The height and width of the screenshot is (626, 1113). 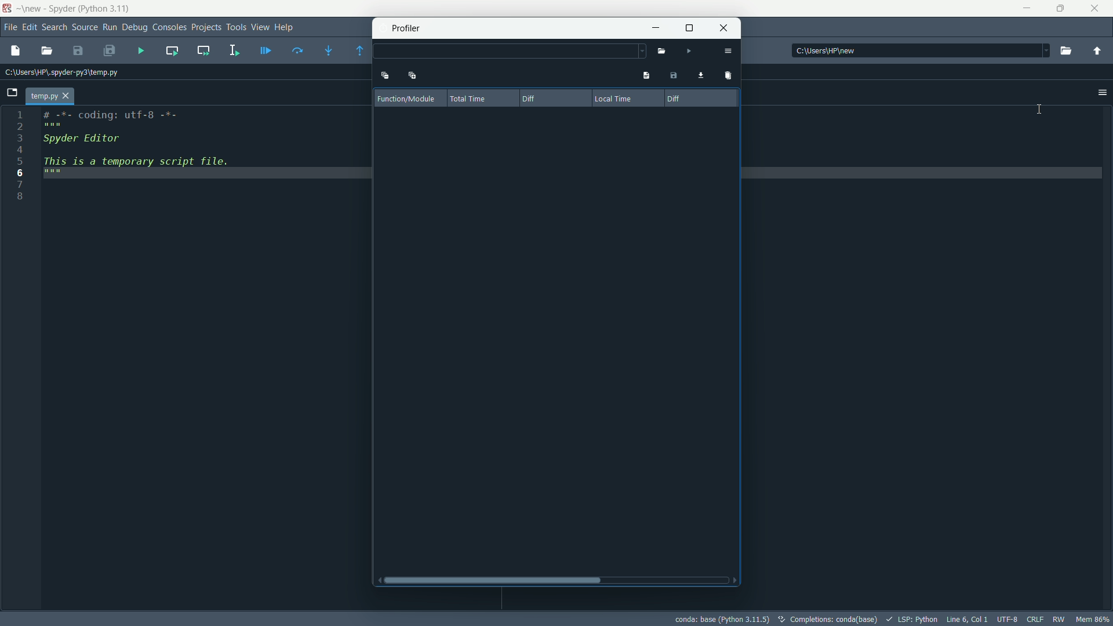 I want to click on 3, so click(x=19, y=136).